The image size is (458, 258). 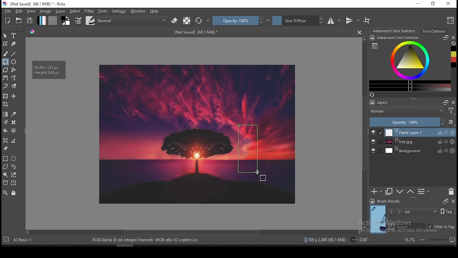 I want to click on b) Basic-1, so click(x=20, y=239).